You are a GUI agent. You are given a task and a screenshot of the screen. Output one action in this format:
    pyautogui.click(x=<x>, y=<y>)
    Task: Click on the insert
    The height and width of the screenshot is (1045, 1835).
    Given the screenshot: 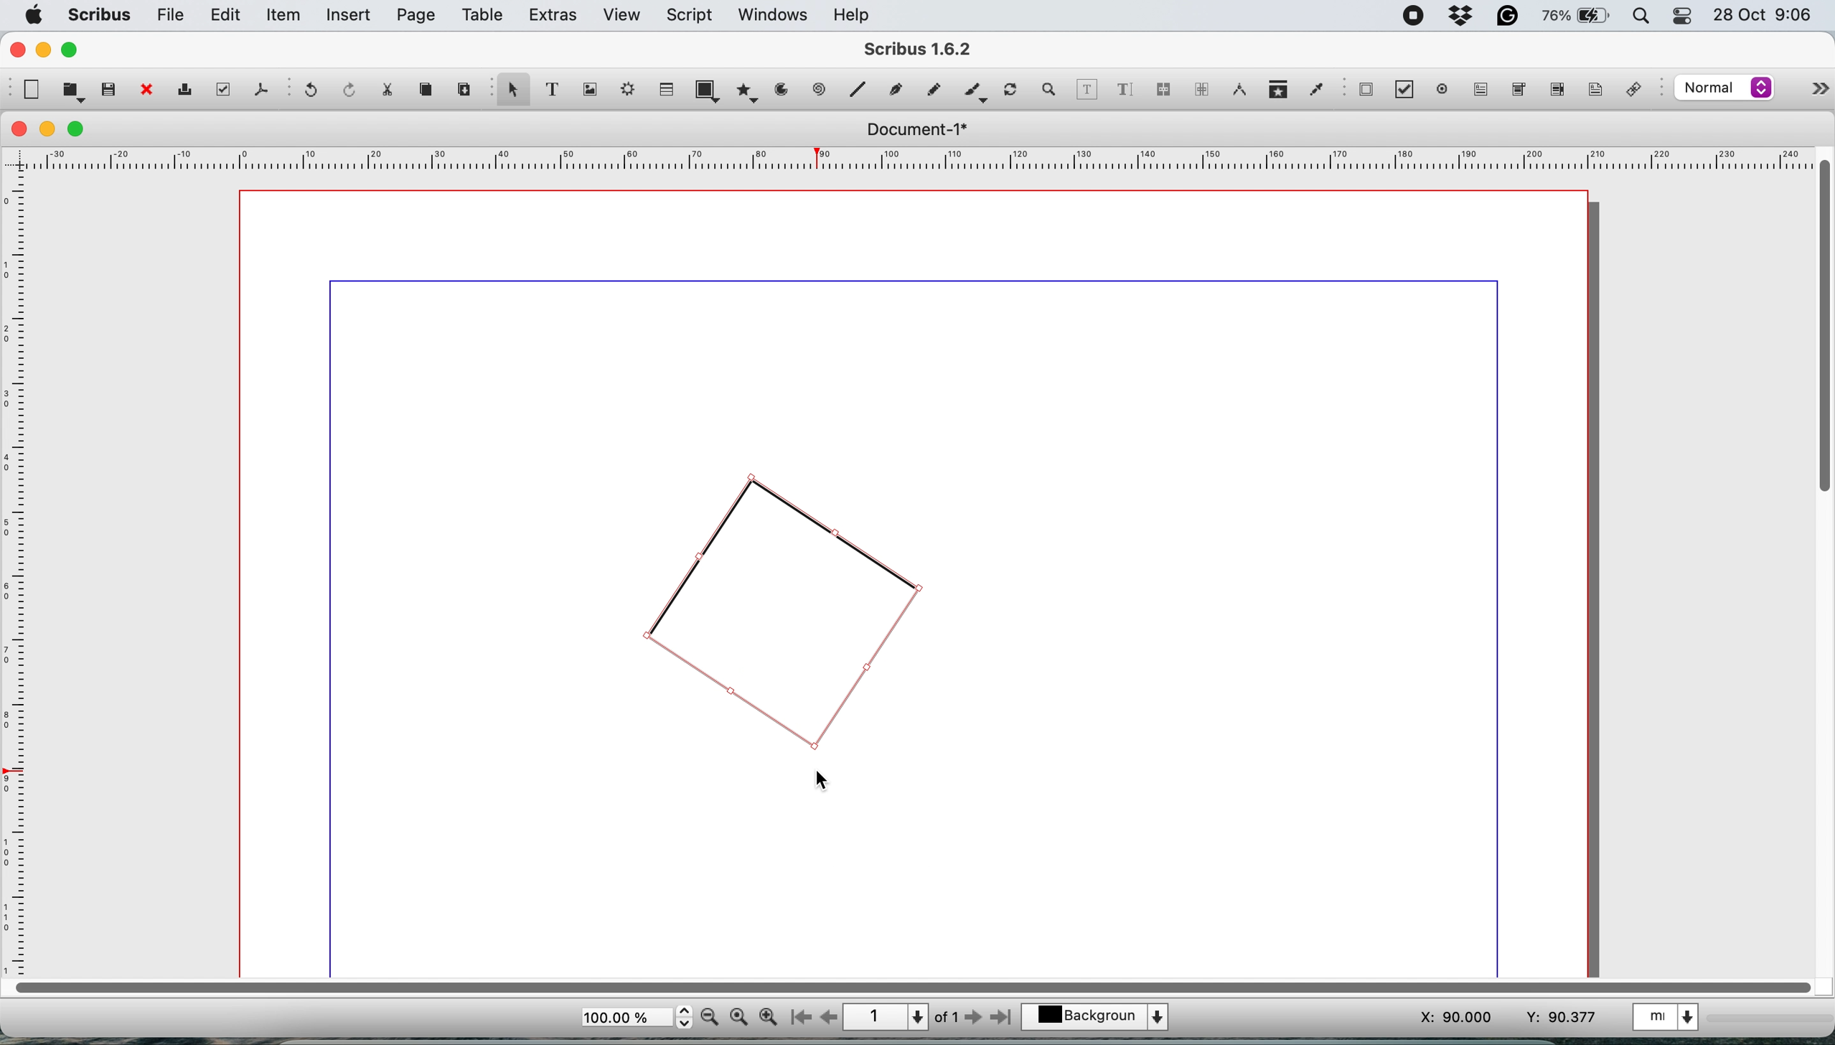 What is the action you would take?
    pyautogui.click(x=351, y=16)
    